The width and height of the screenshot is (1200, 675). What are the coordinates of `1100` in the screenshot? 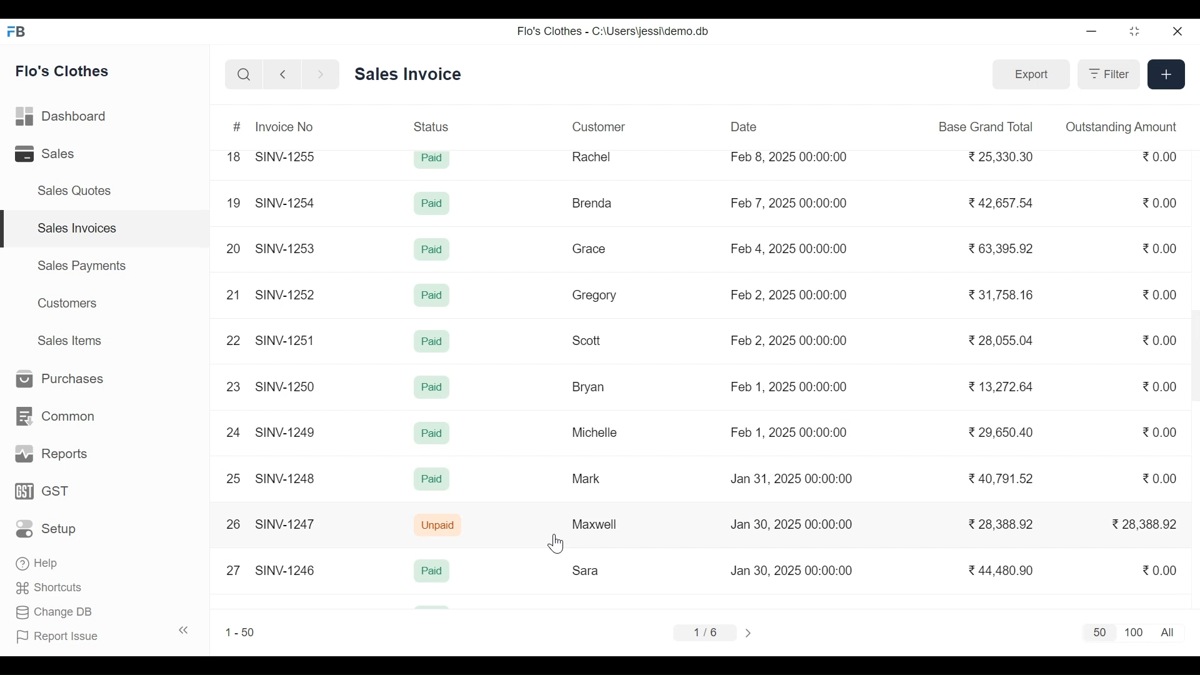 It's located at (1134, 633).